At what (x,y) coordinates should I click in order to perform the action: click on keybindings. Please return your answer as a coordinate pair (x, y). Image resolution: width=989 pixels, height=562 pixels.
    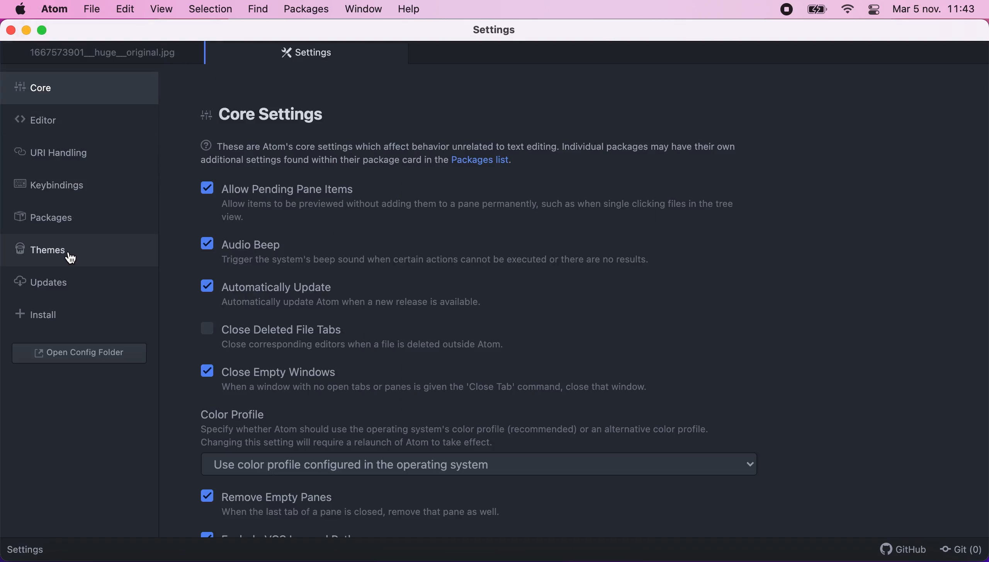
    Looking at the image, I should click on (59, 185).